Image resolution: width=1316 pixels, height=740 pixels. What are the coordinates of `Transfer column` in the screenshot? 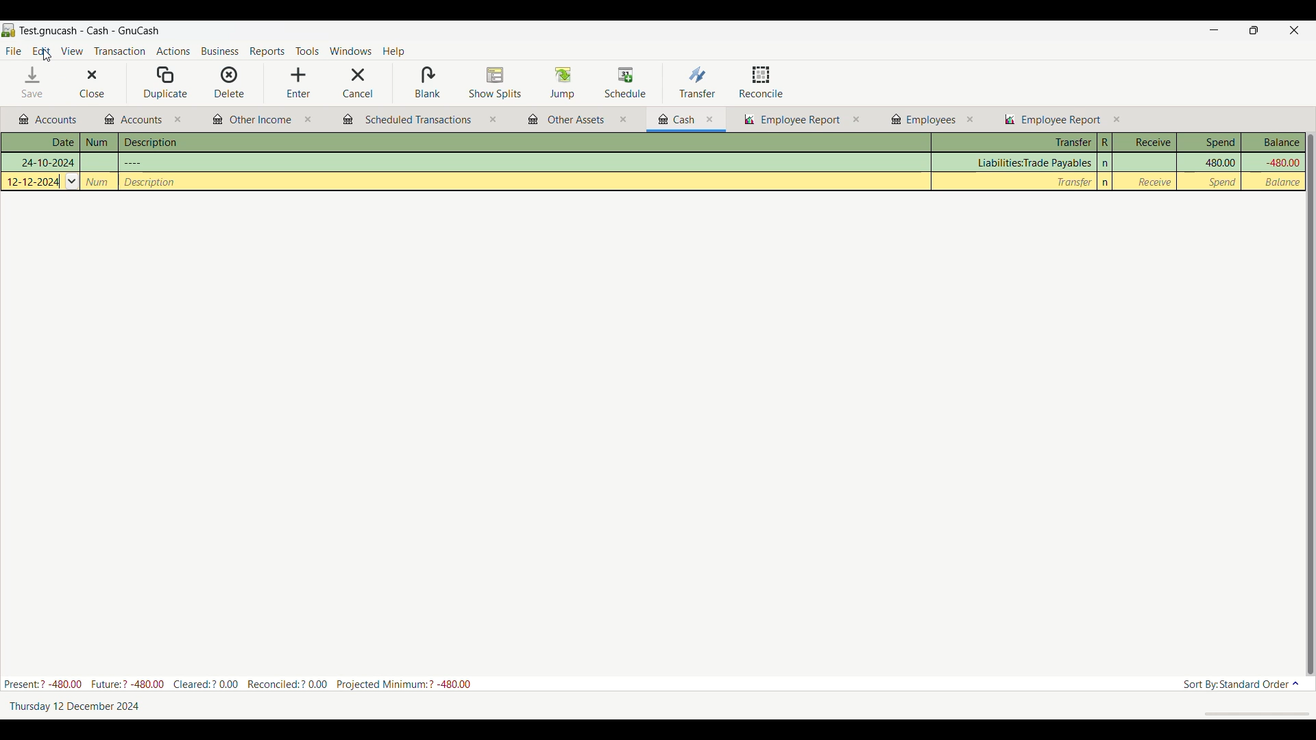 It's located at (1075, 182).